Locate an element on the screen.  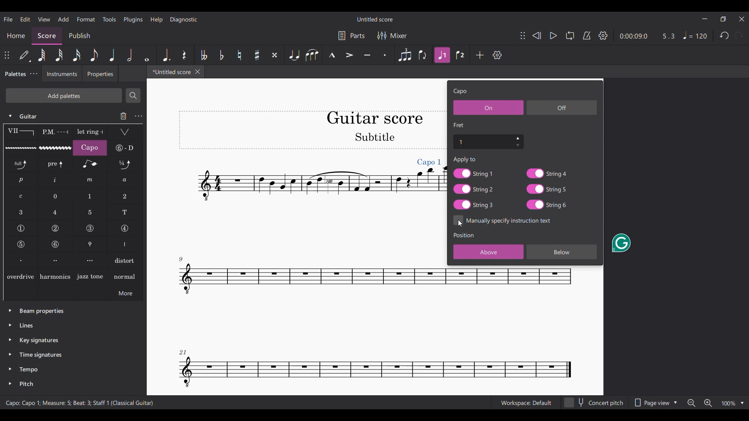
File menu is located at coordinates (9, 19).